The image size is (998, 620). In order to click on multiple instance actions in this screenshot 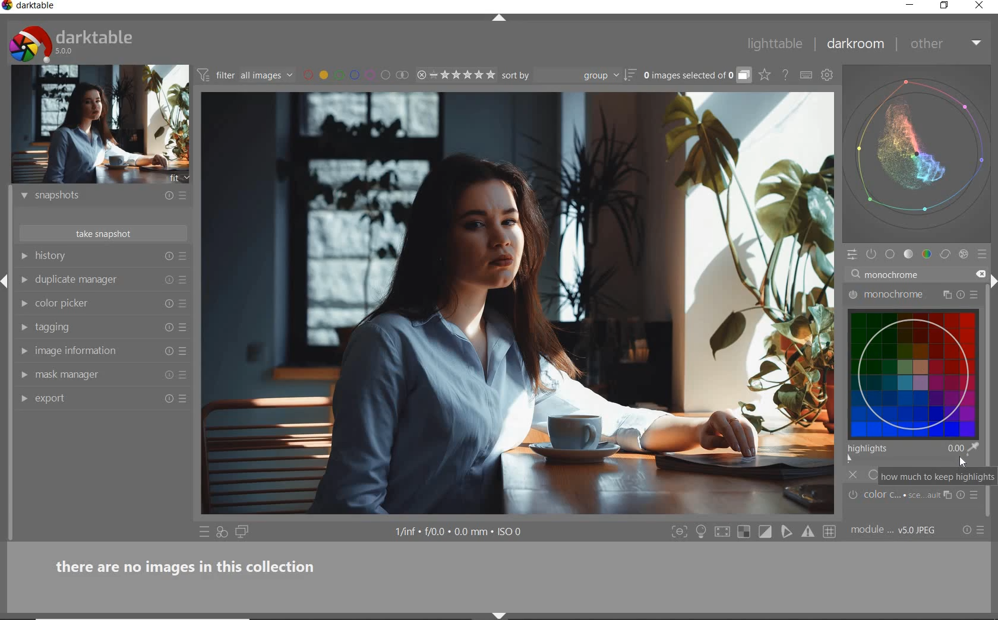, I will do `click(950, 495)`.